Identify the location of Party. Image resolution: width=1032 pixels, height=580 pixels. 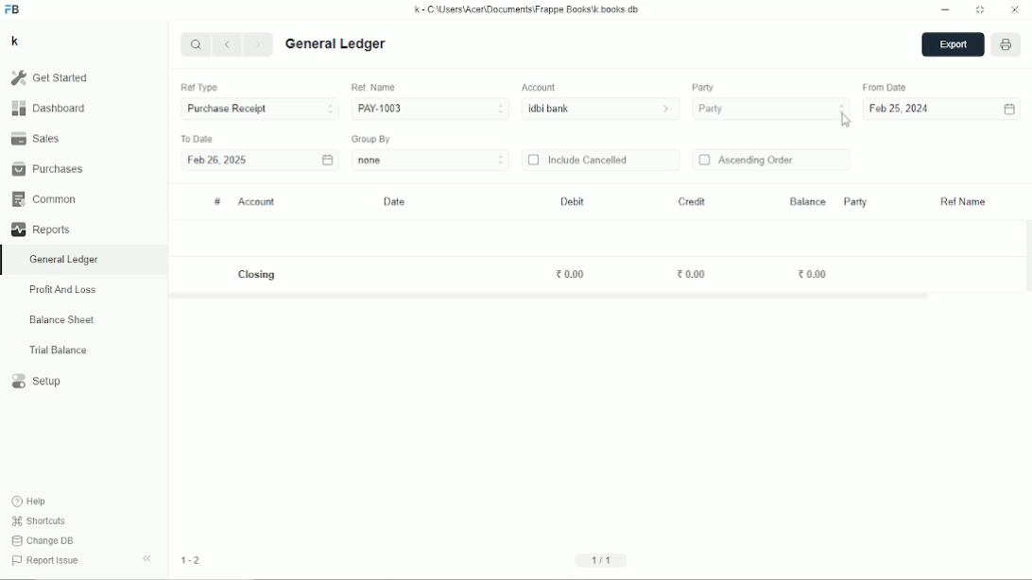
(771, 110).